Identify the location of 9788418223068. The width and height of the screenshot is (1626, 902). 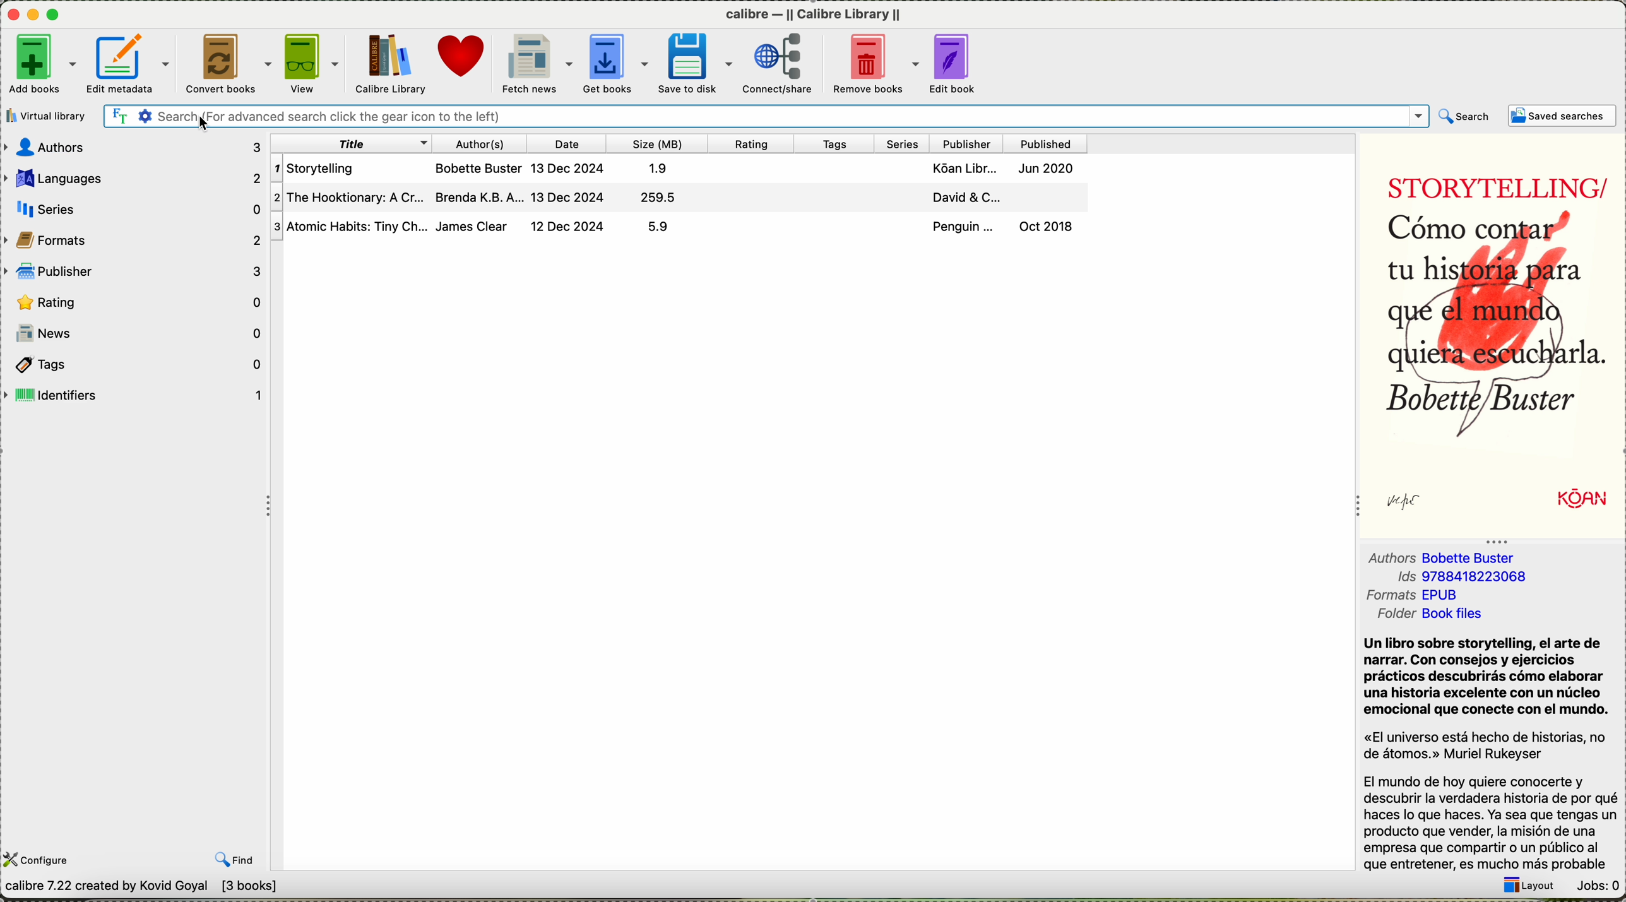
(1481, 579).